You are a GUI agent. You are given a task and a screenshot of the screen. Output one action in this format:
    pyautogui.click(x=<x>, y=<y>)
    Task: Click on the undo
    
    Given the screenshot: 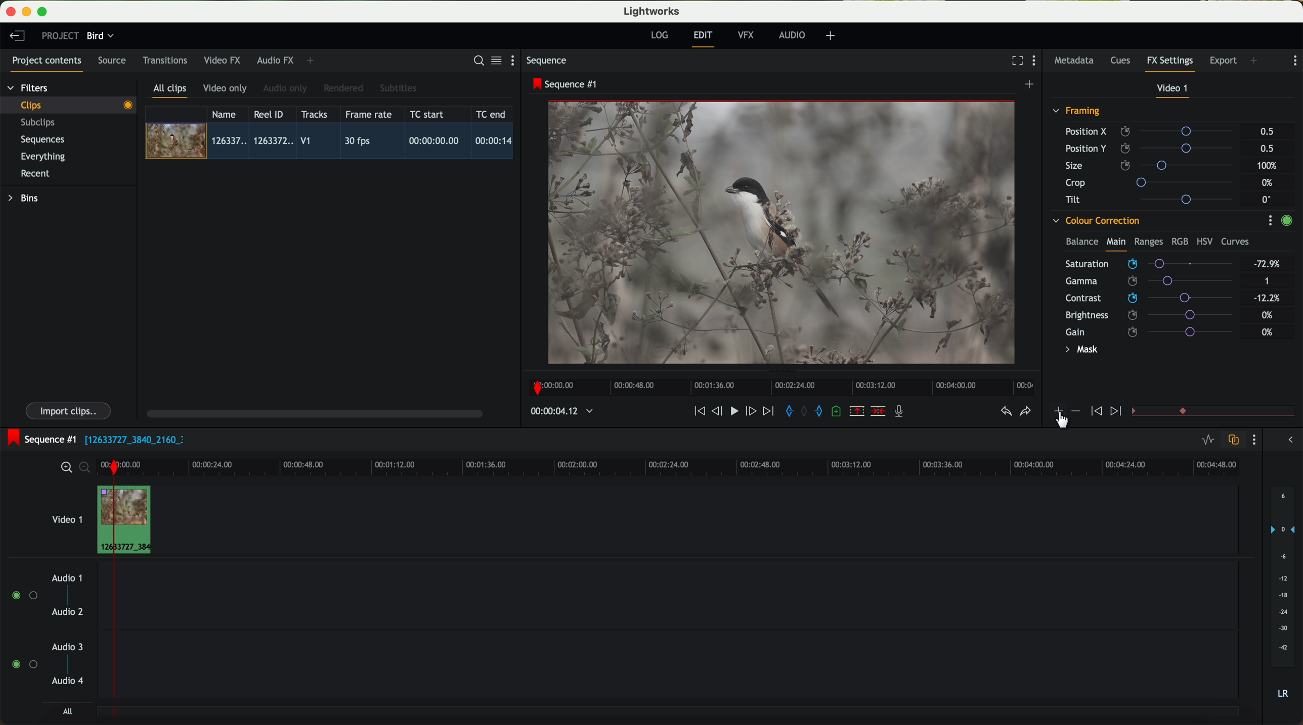 What is the action you would take?
    pyautogui.click(x=1005, y=412)
    